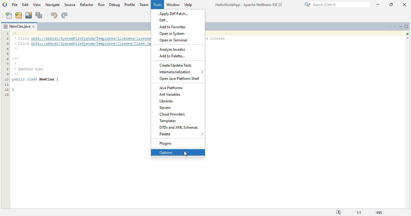 The height and width of the screenshot is (216, 411). Describe the element at coordinates (87, 4) in the screenshot. I see `refactor` at that location.